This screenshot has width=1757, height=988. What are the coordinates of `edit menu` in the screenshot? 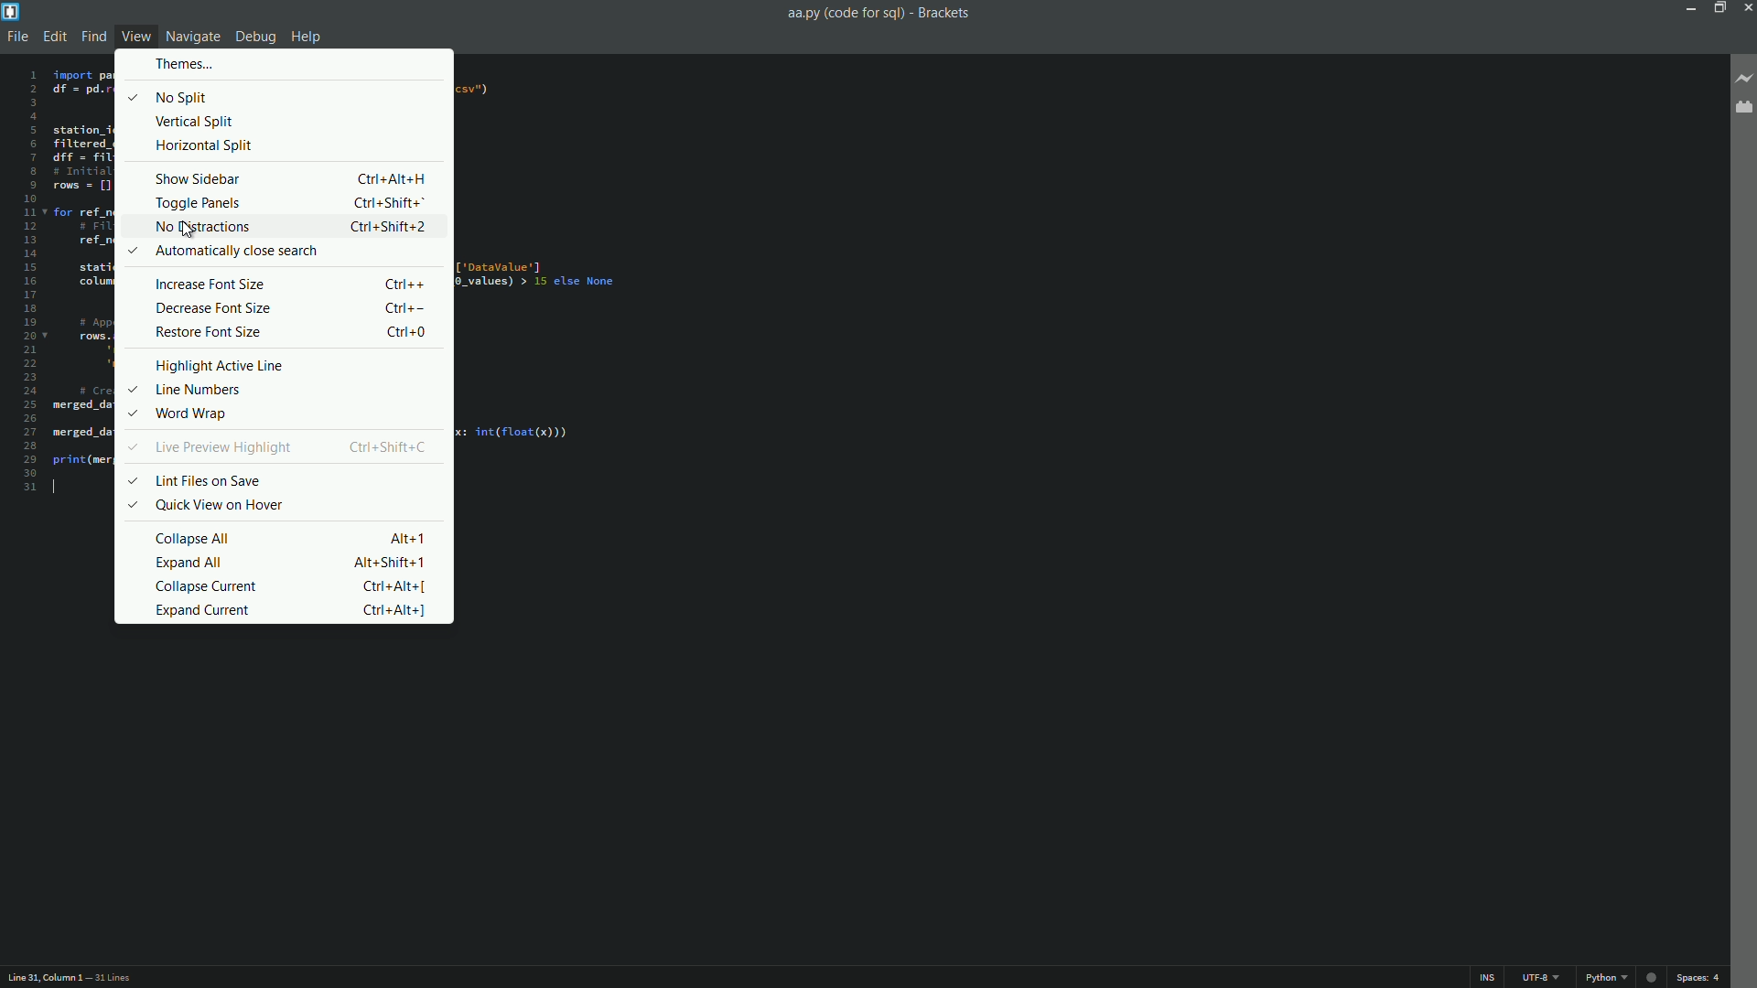 It's located at (51, 37).